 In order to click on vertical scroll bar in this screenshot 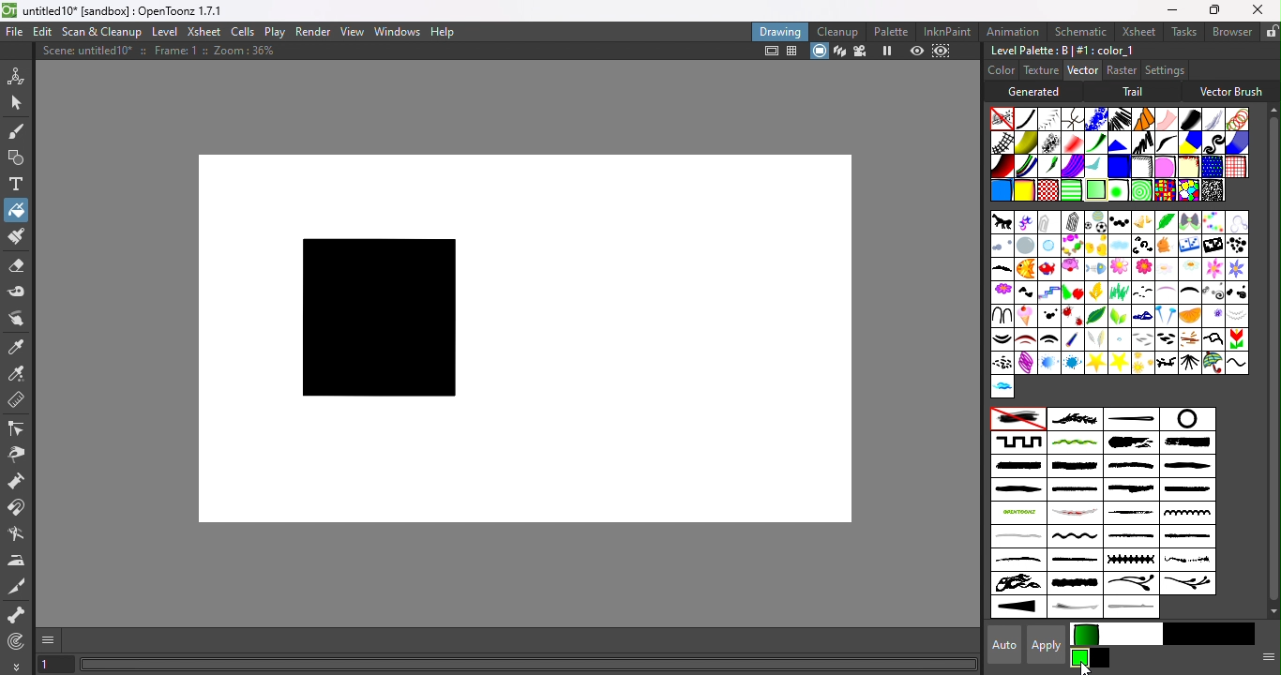, I will do `click(1269, 361)`.